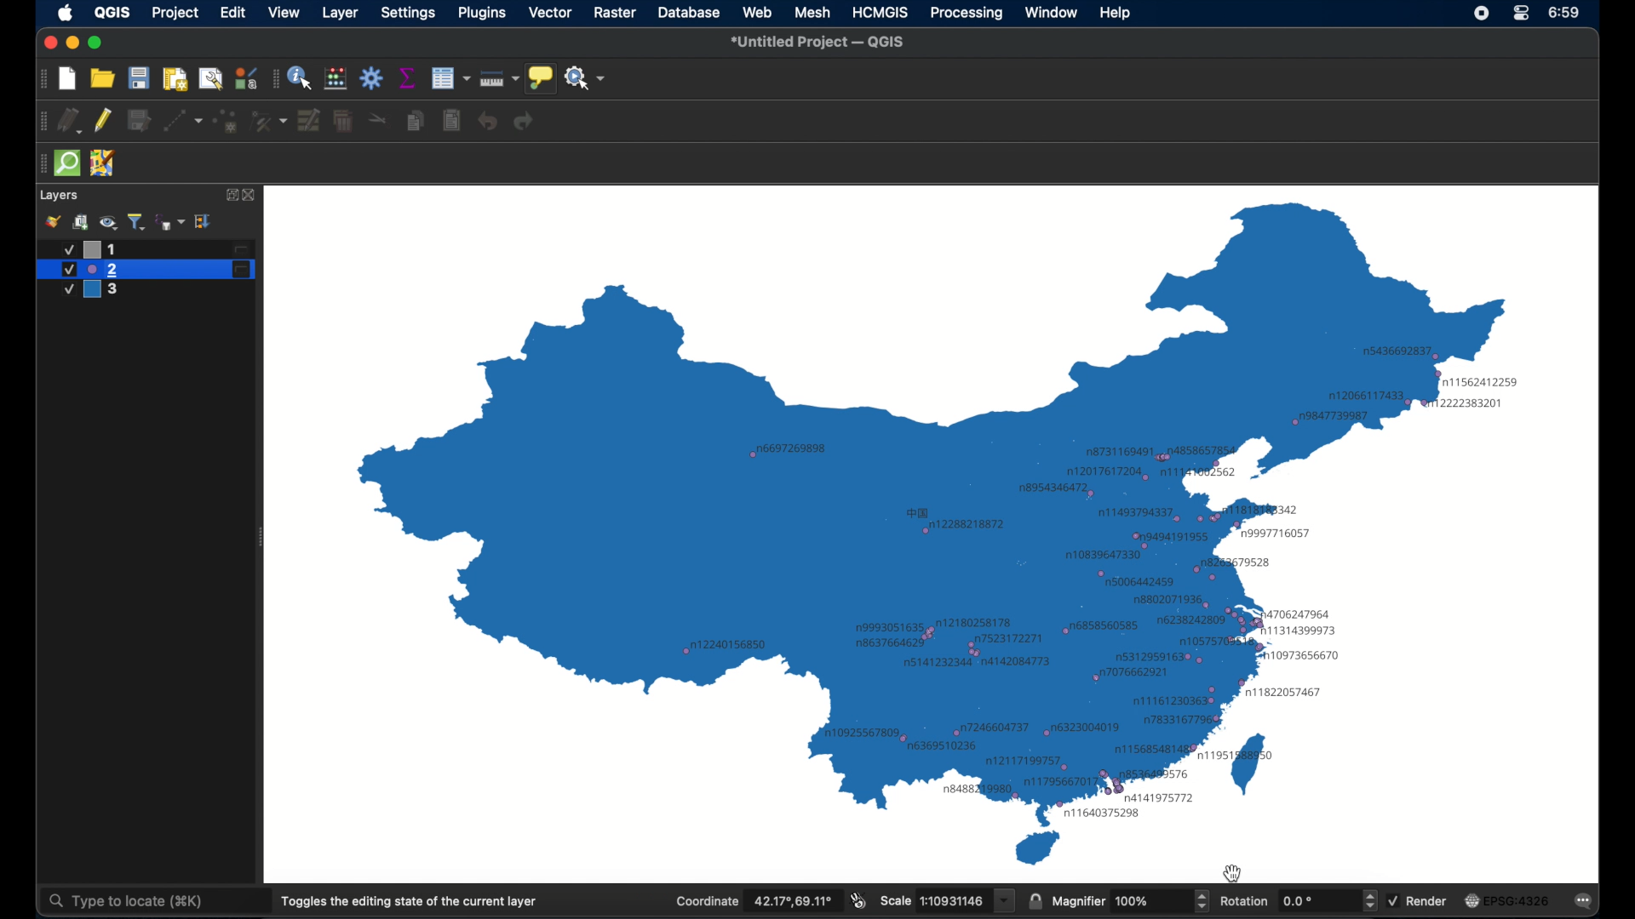  Describe the element at coordinates (66, 13) in the screenshot. I see `apple icon` at that location.